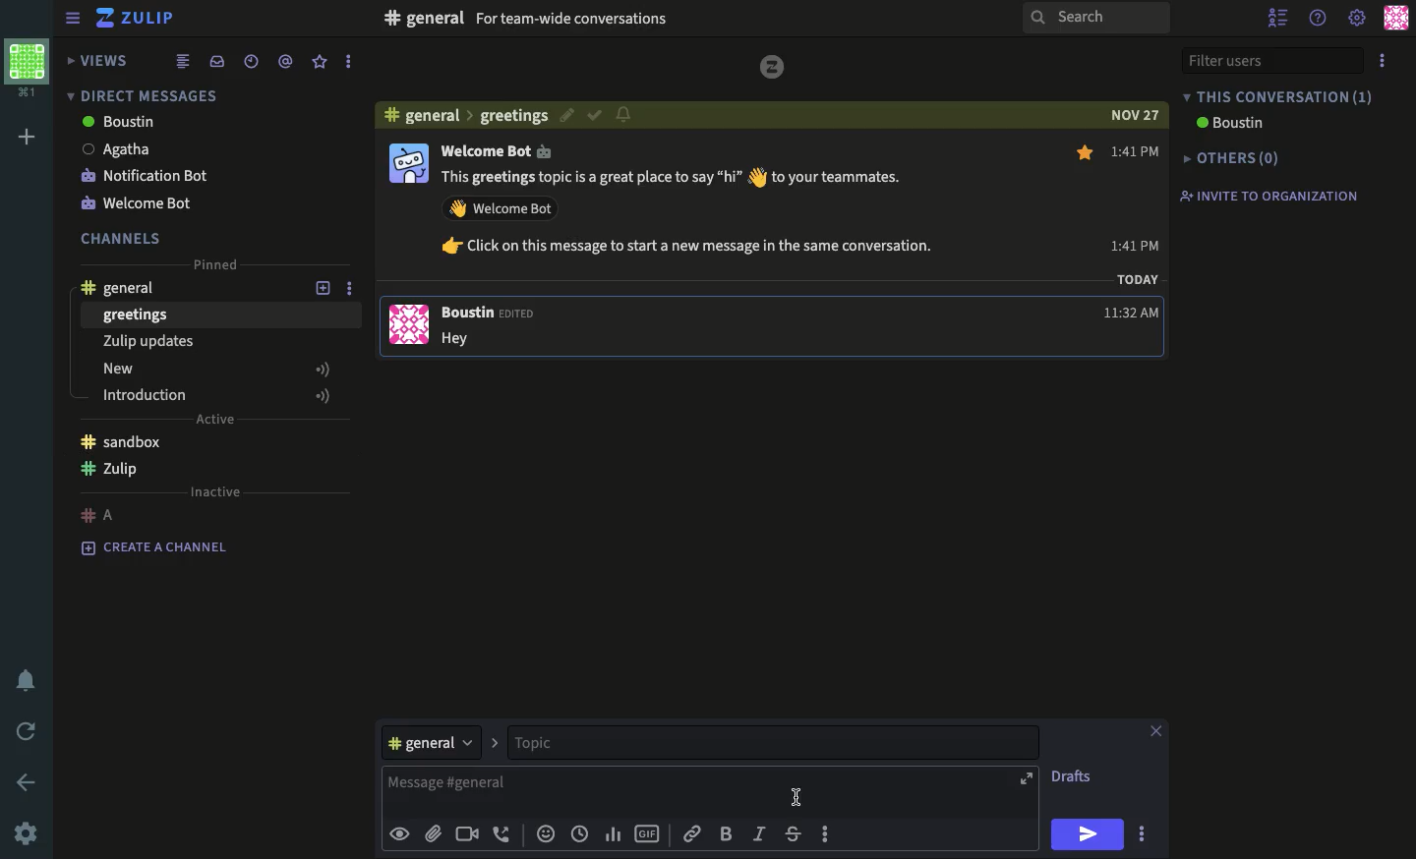 Image resolution: width=1416 pixels, height=859 pixels. Describe the element at coordinates (345, 62) in the screenshot. I see `options` at that location.